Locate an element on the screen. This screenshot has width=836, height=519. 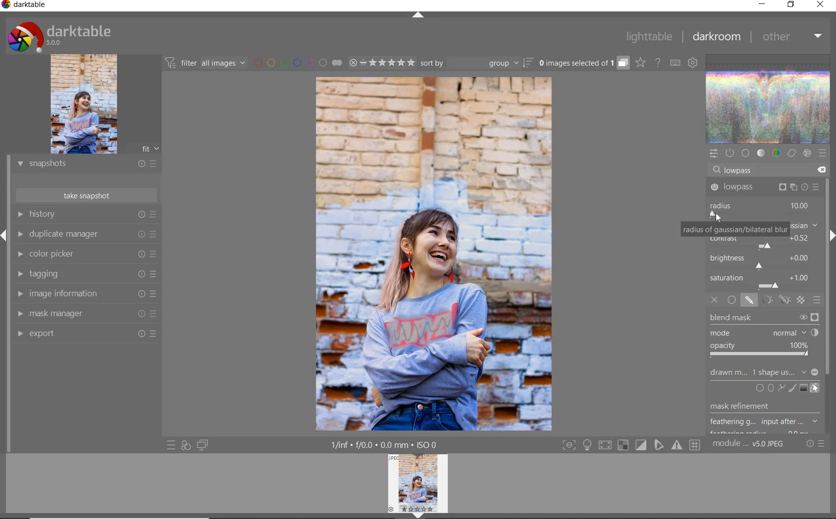
blend mask is located at coordinates (767, 336).